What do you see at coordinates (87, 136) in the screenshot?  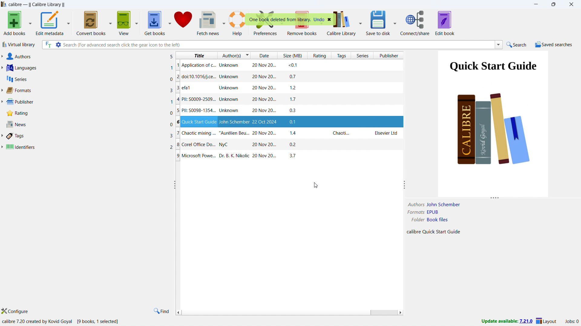 I see `tags` at bounding box center [87, 136].